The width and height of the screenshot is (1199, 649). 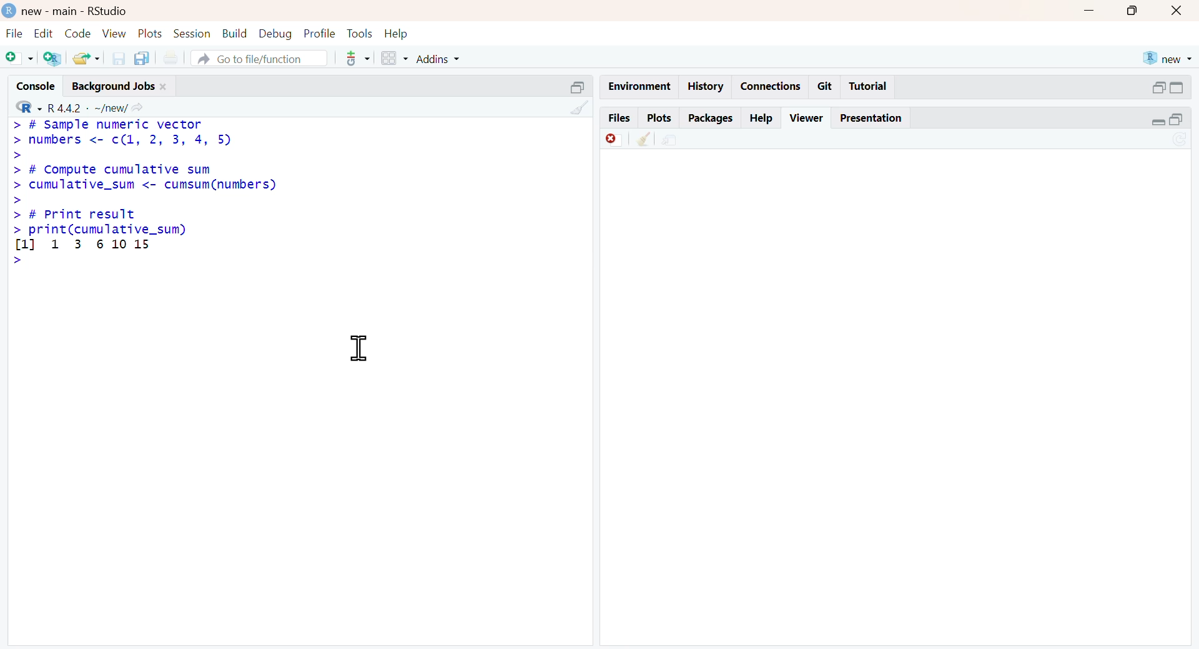 I want to click on view, so click(x=115, y=33).